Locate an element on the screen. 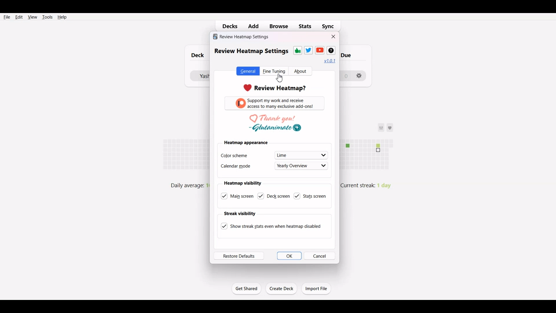  File is located at coordinates (7, 17).